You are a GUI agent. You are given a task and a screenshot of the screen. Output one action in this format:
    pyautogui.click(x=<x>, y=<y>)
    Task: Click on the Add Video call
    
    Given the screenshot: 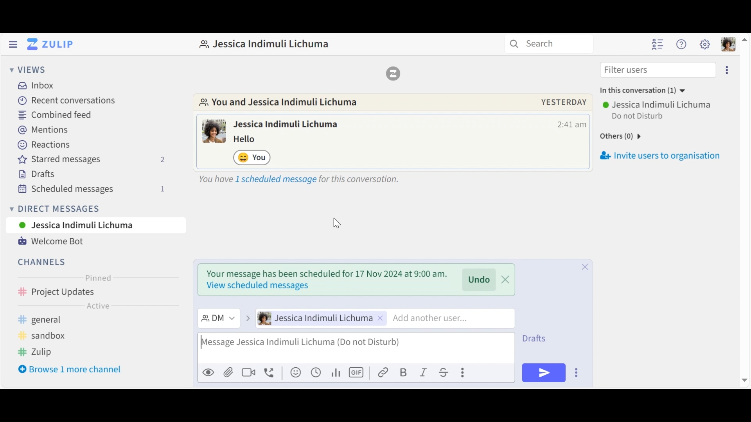 What is the action you would take?
    pyautogui.click(x=250, y=372)
    